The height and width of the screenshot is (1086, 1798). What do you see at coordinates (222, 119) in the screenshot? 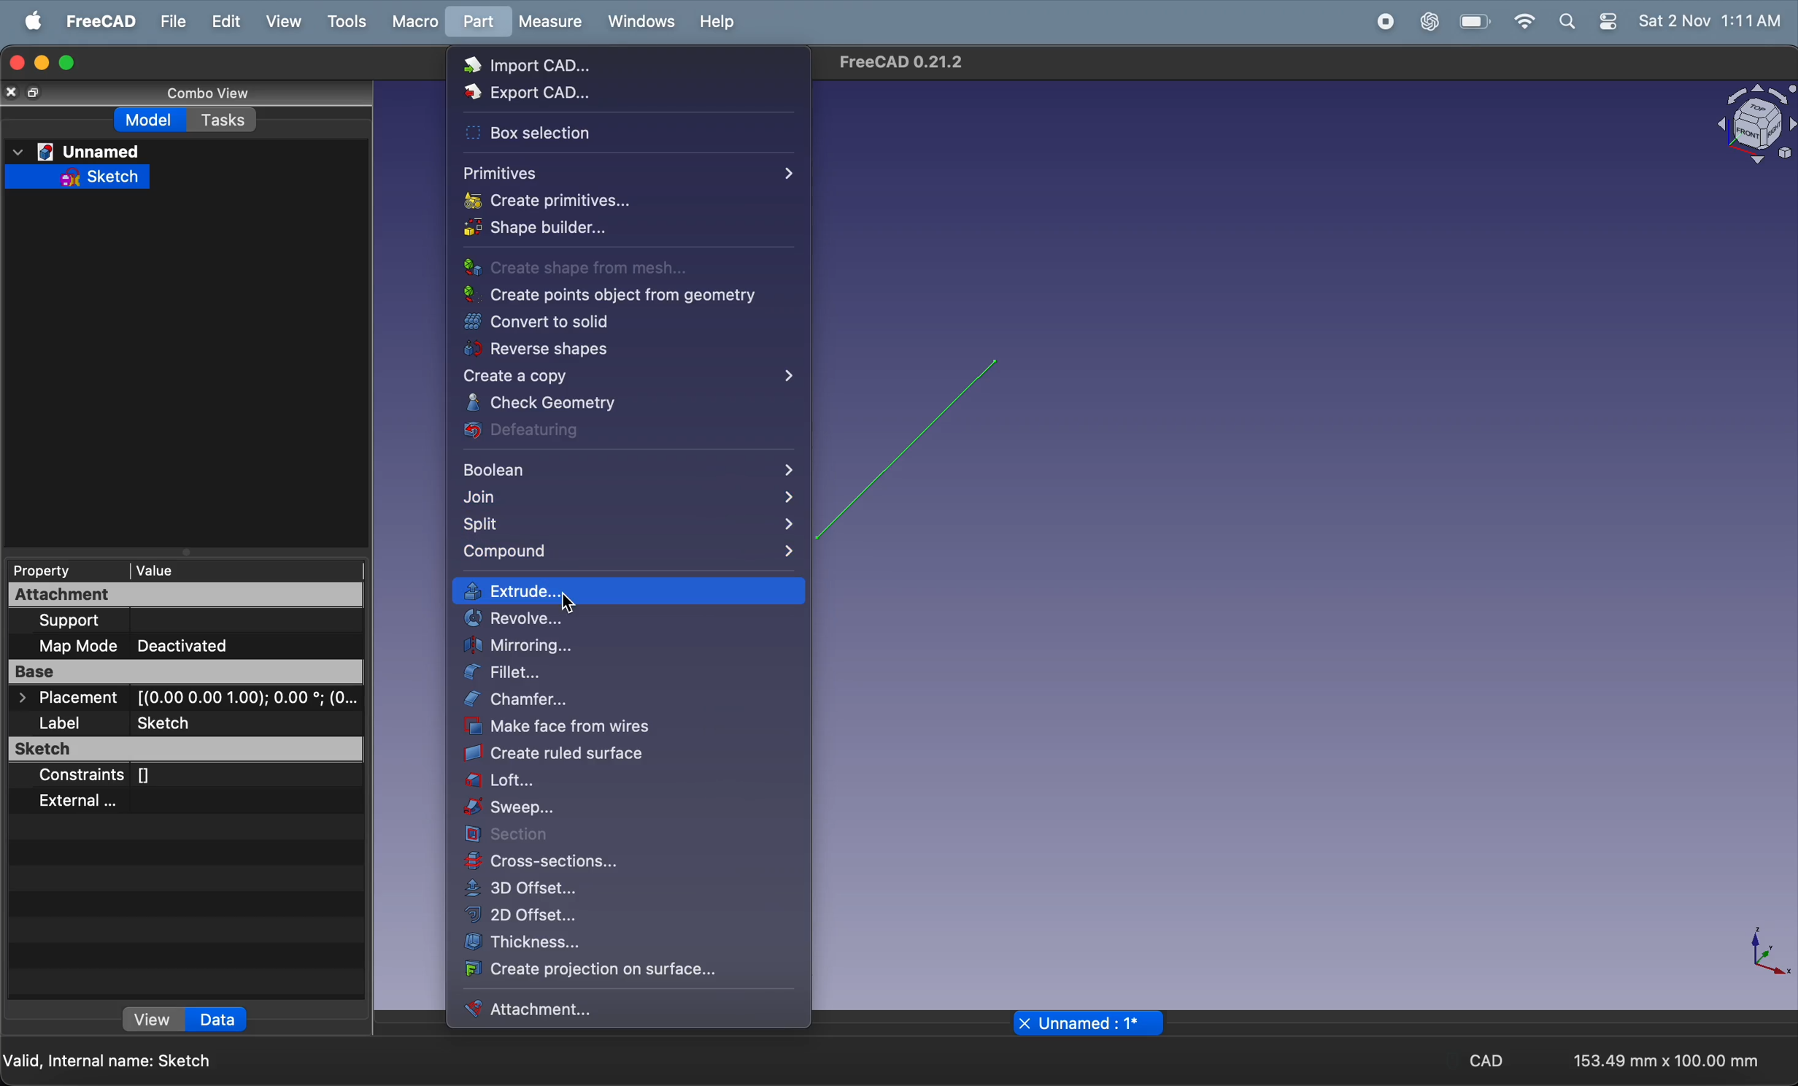
I see `tasks` at bounding box center [222, 119].